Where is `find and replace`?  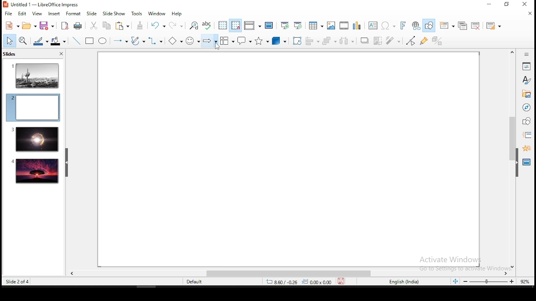 find and replace is located at coordinates (193, 25).